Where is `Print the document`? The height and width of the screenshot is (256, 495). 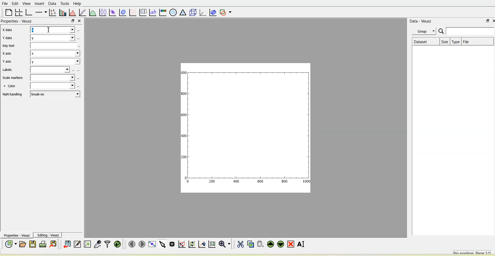 Print the document is located at coordinates (43, 244).